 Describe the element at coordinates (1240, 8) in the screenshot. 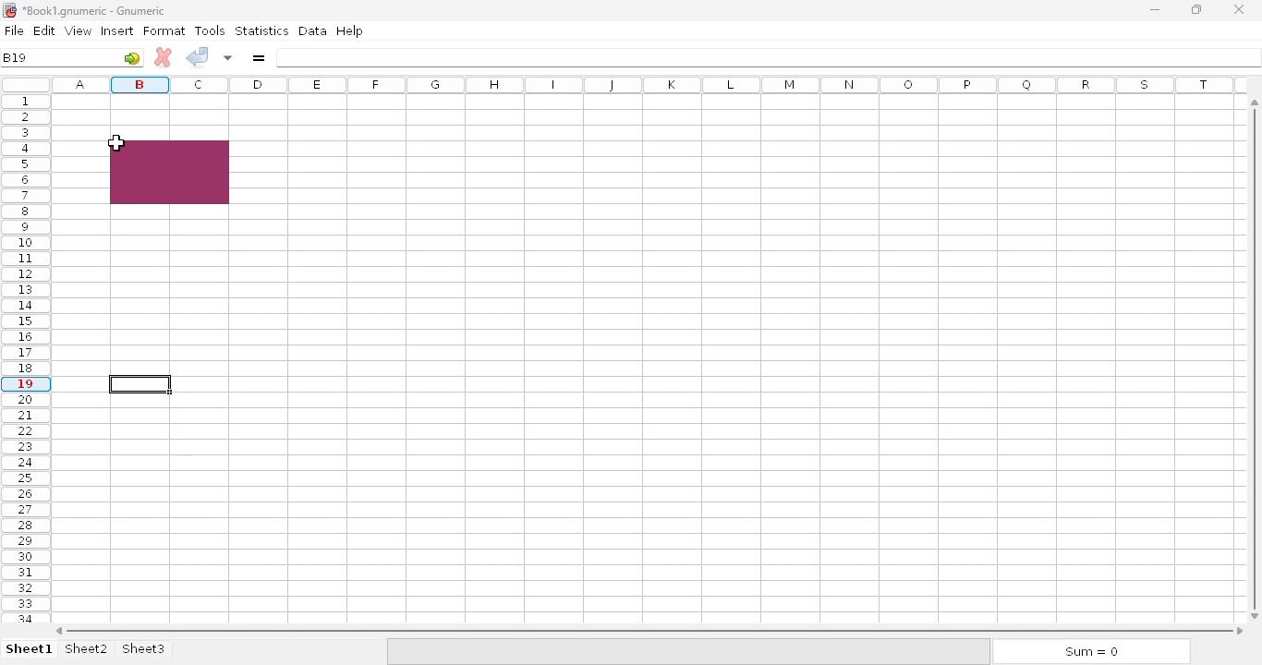

I see `close` at that location.